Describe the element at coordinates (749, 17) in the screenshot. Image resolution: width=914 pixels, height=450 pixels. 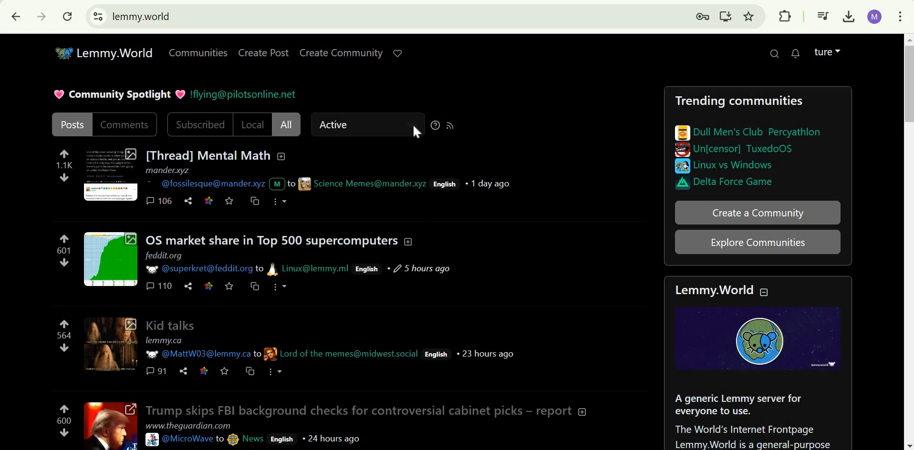
I see `Bookmark this page` at that location.